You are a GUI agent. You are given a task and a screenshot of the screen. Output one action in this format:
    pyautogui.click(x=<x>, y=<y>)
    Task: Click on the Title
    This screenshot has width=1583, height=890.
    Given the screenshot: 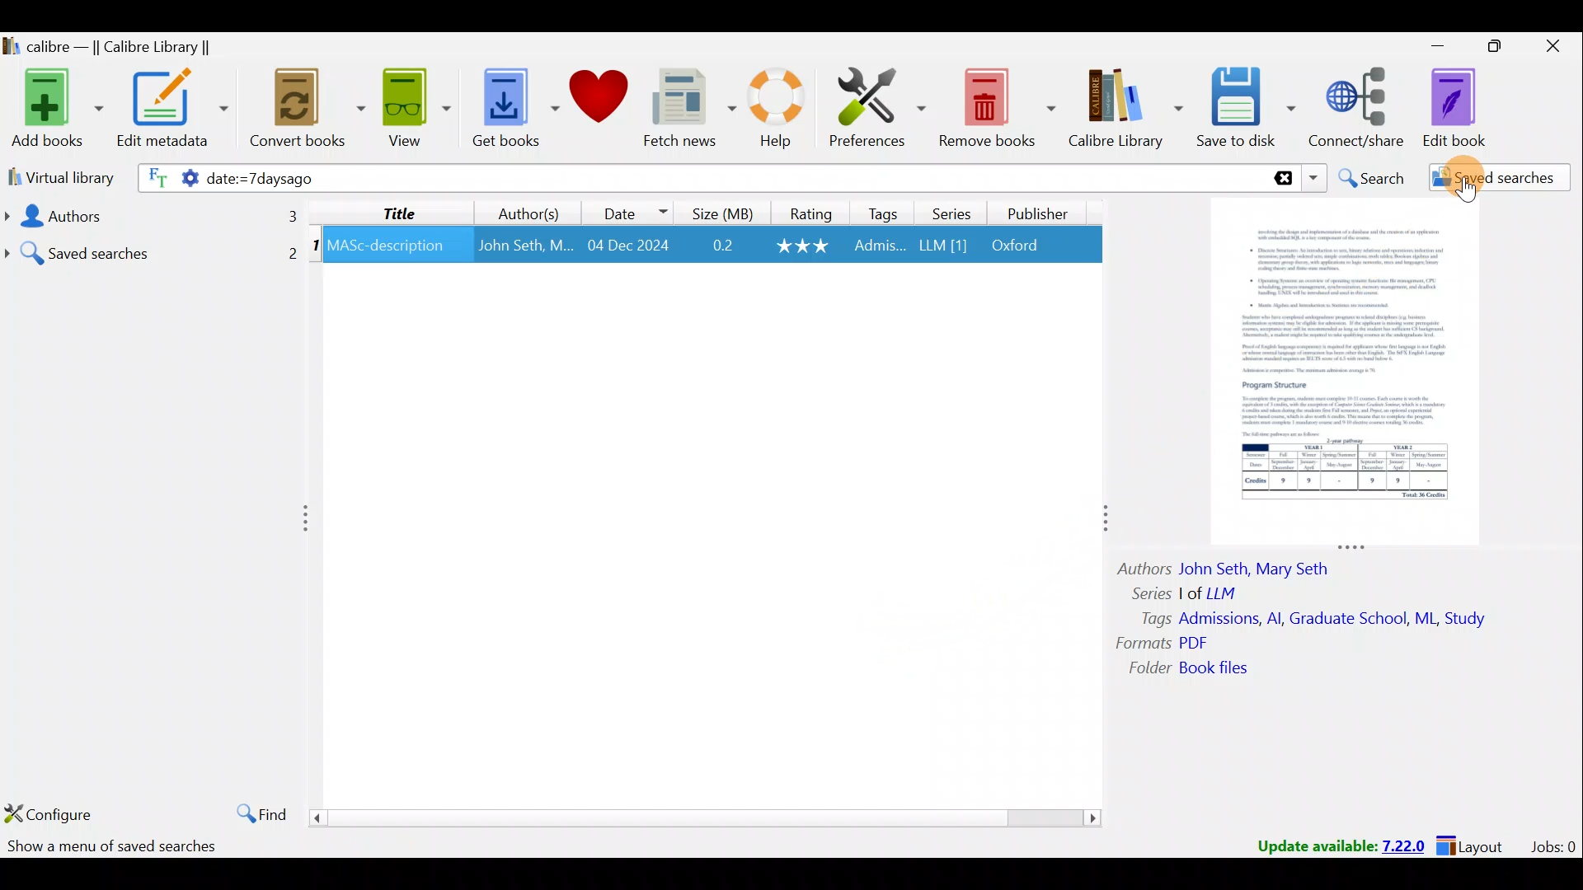 What is the action you would take?
    pyautogui.click(x=400, y=212)
    